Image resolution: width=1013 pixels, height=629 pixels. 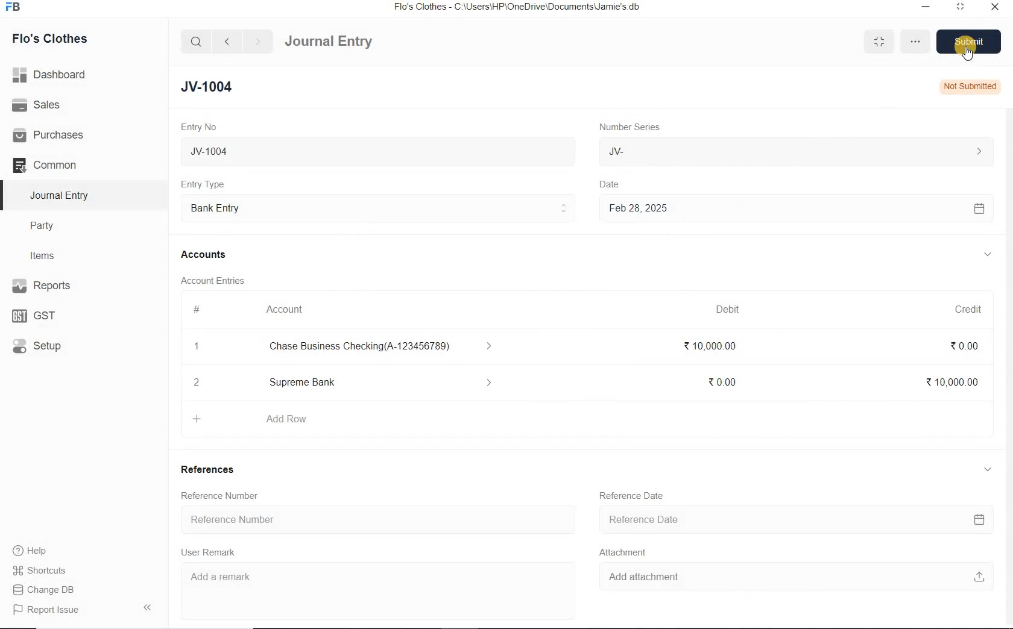 What do you see at coordinates (637, 499) in the screenshot?
I see `Reference Date` at bounding box center [637, 499].